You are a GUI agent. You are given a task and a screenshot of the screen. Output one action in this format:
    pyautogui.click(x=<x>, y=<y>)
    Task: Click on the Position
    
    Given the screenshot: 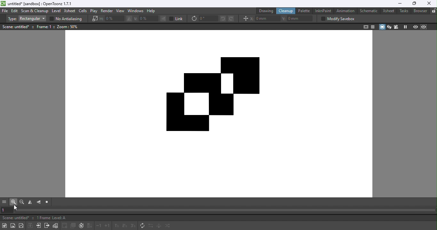 What is the action you would take?
    pyautogui.click(x=245, y=18)
    